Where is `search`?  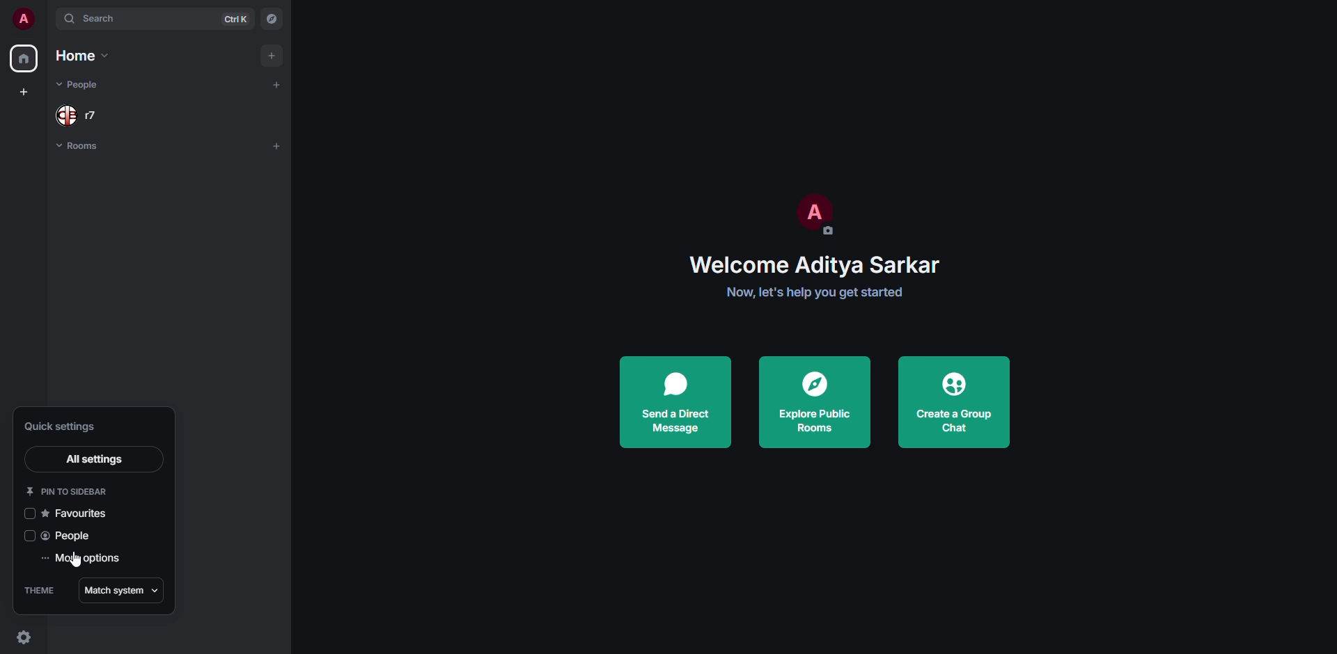
search is located at coordinates (102, 21).